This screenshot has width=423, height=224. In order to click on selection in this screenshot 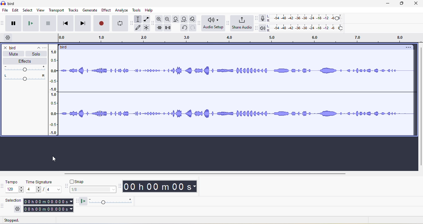, I will do `click(14, 200)`.